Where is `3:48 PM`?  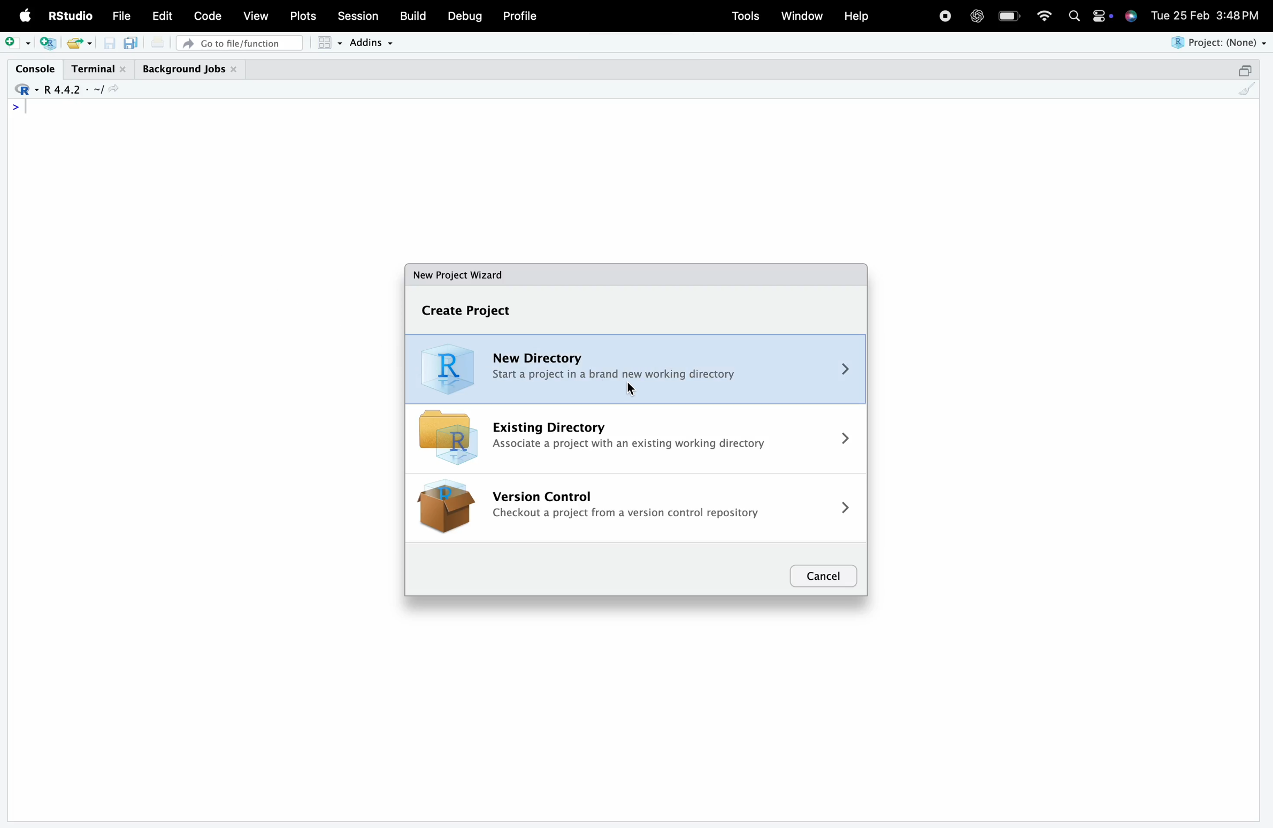
3:48 PM is located at coordinates (1238, 14).